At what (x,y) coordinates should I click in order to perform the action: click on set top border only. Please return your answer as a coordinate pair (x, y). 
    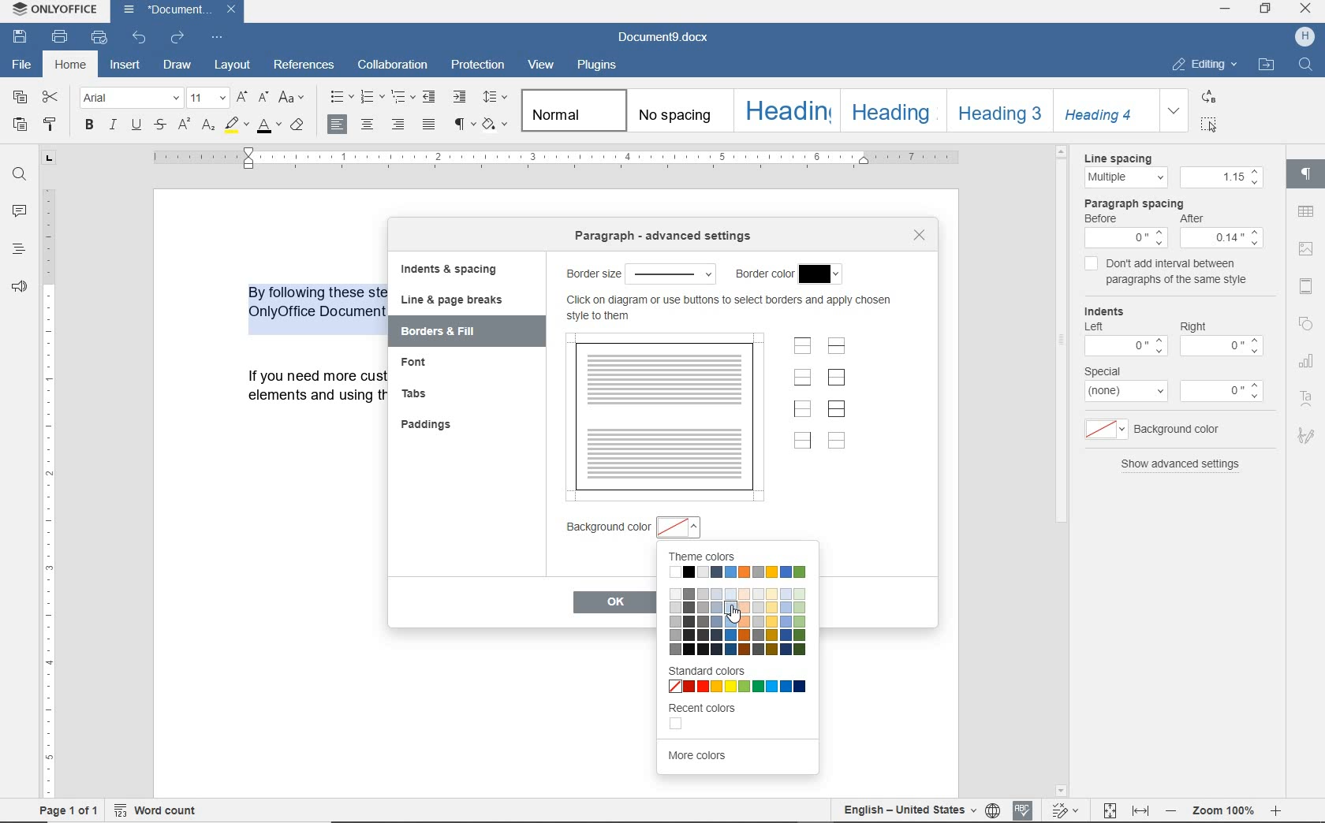
    Looking at the image, I should click on (803, 346).